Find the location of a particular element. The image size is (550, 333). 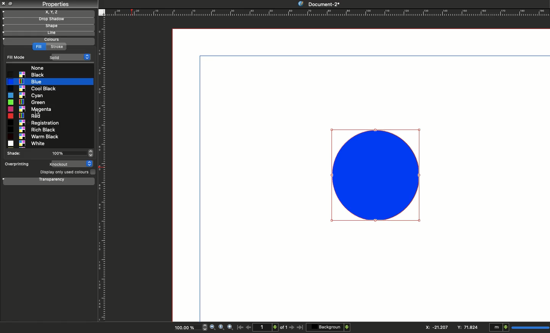

100% is located at coordinates (73, 154).